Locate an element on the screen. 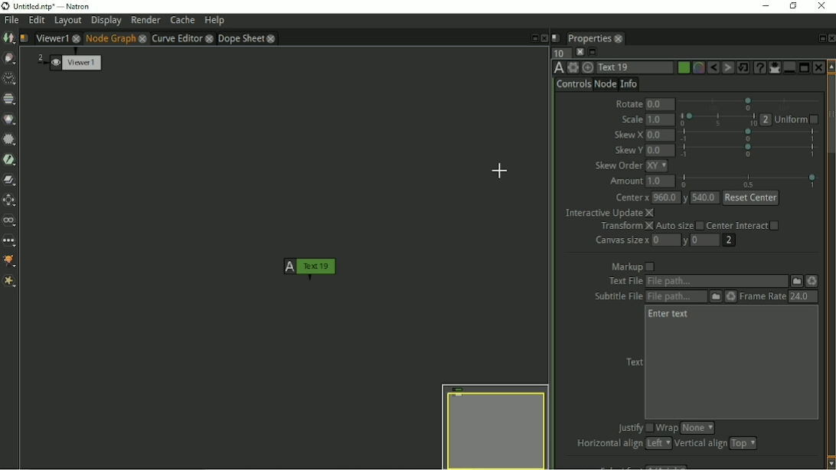  0.0 is located at coordinates (661, 150).